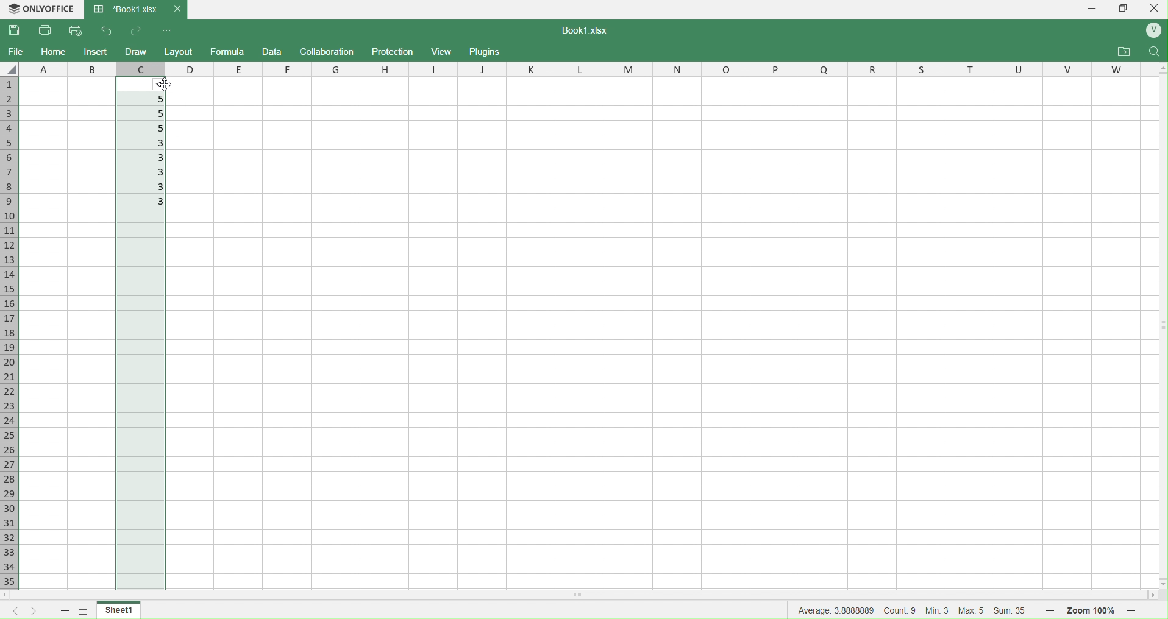 The image size is (1168, 619). Describe the element at coordinates (669, 594) in the screenshot. I see `Scrollbar` at that location.